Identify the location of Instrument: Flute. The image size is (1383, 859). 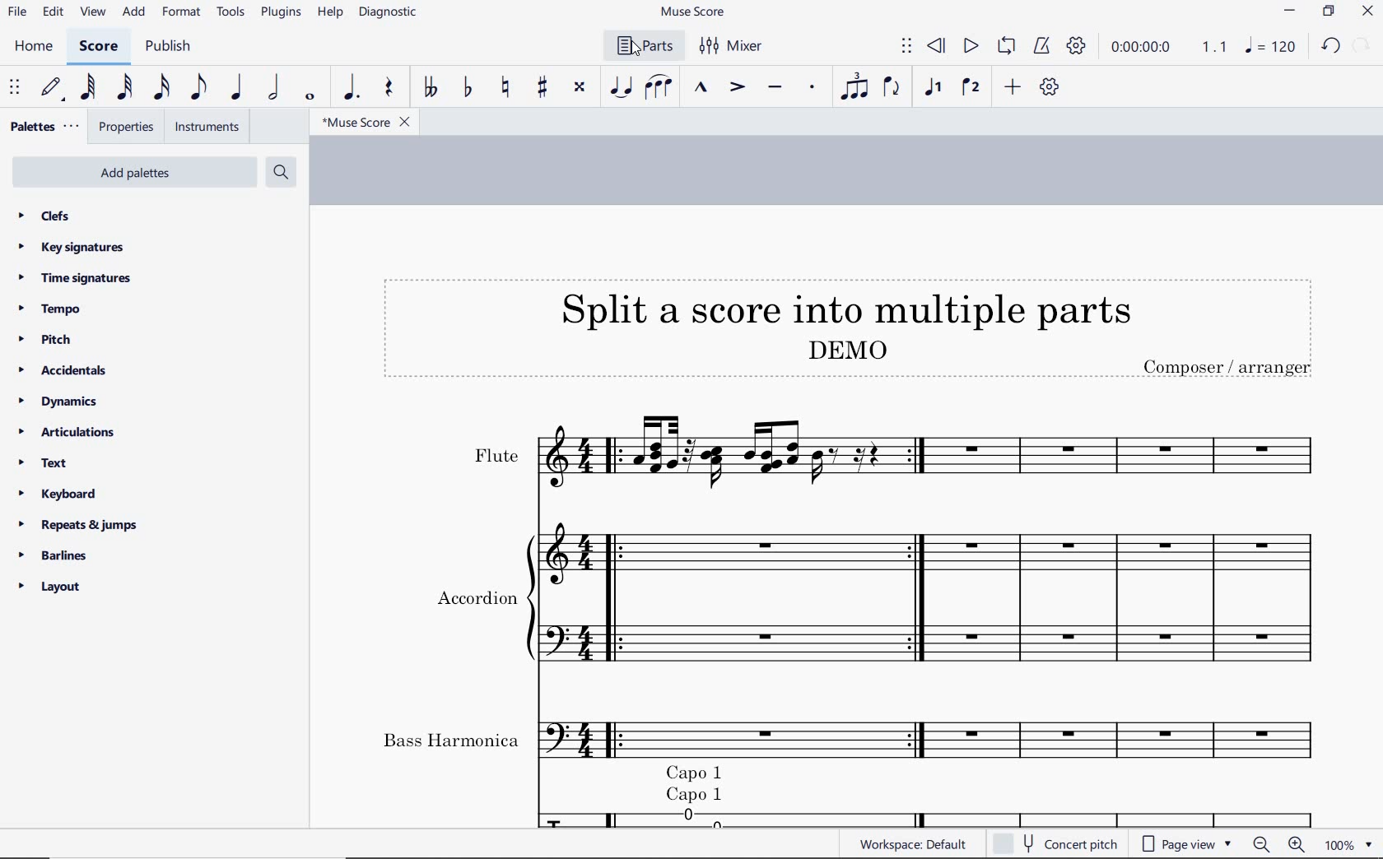
(830, 450).